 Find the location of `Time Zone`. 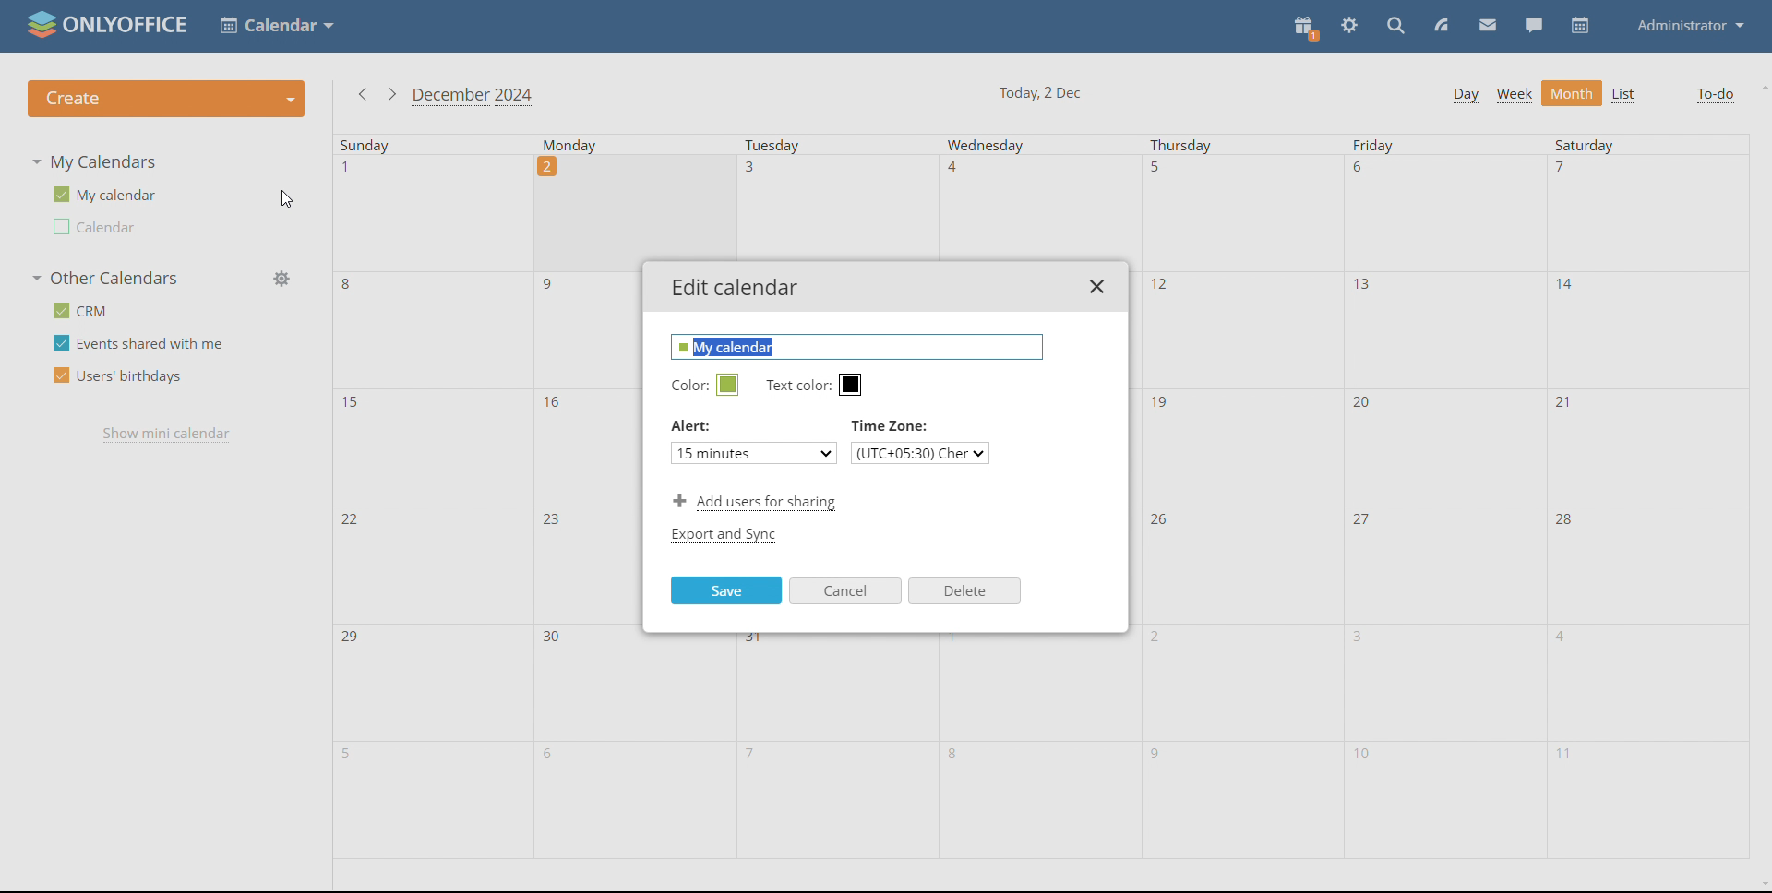

Time Zone is located at coordinates (883, 425).